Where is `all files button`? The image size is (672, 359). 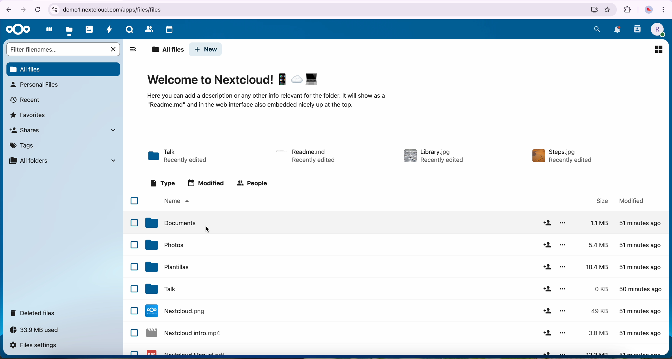
all files button is located at coordinates (63, 68).